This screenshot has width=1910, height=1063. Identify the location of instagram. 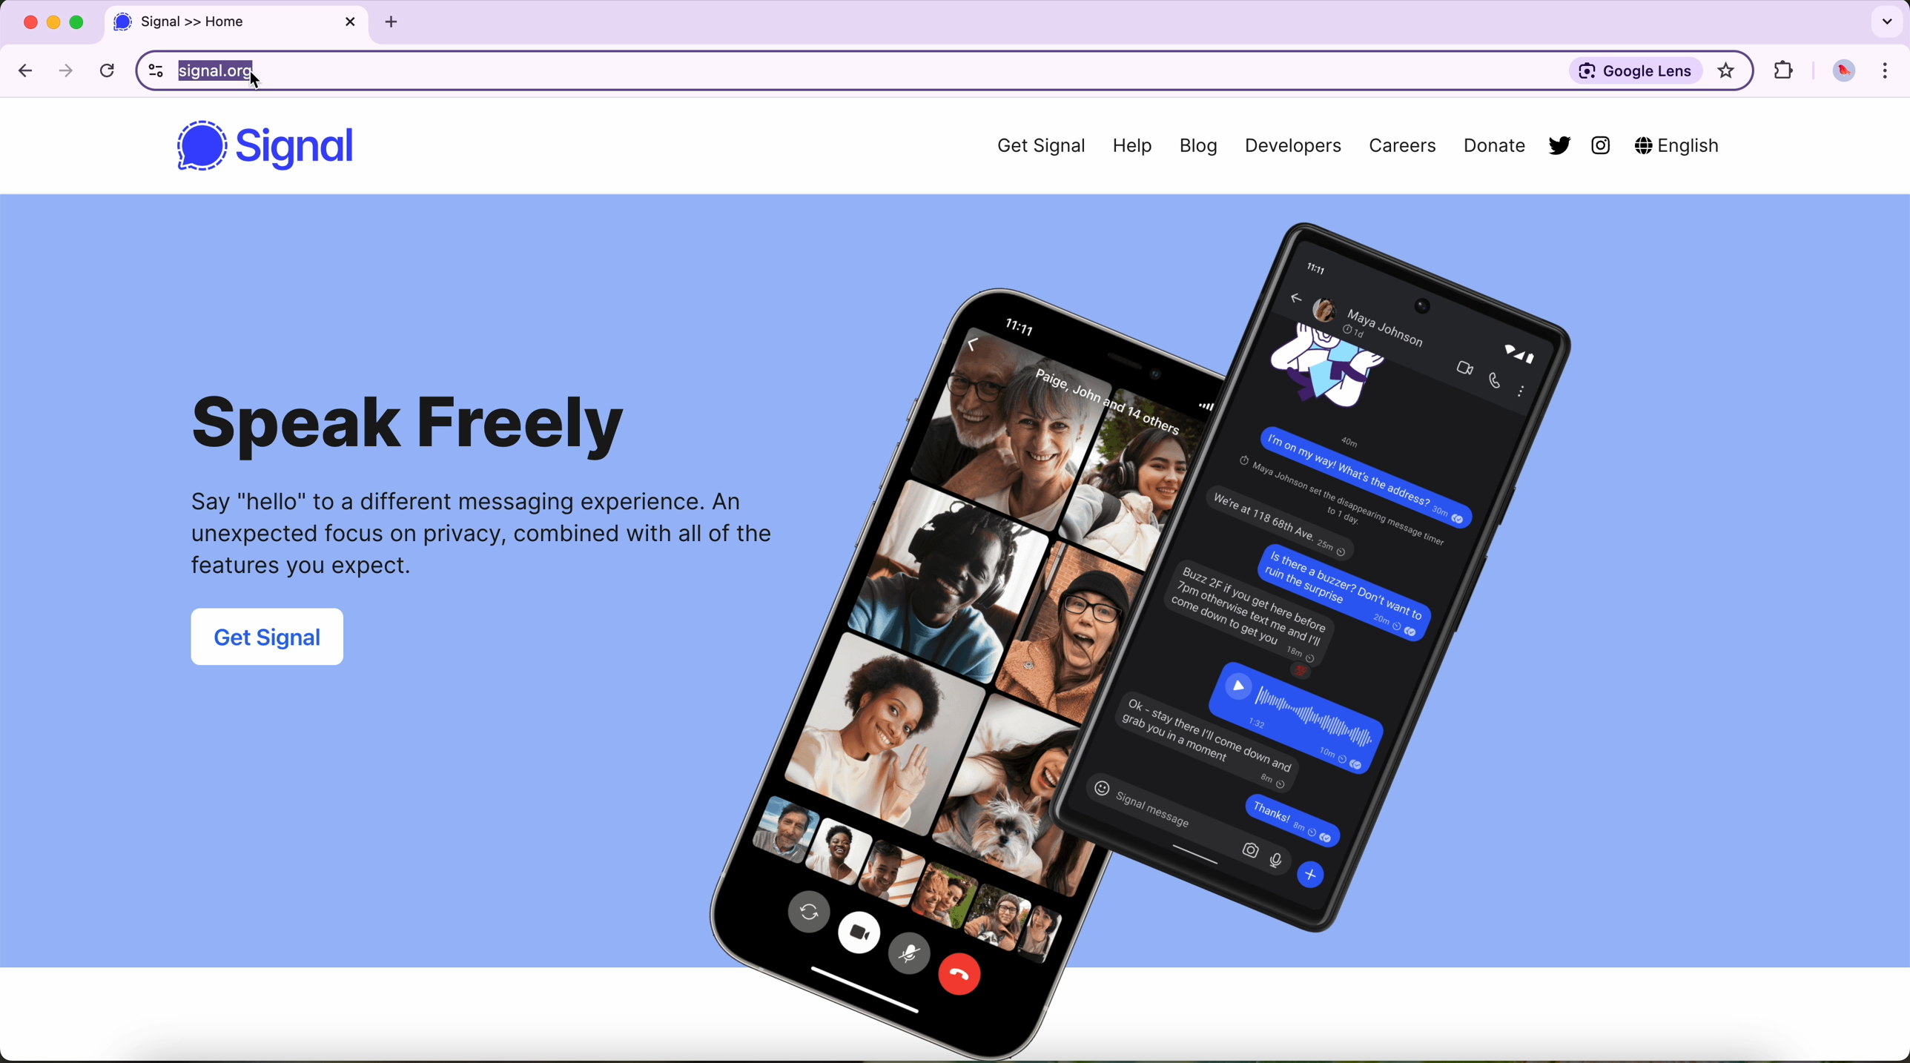
(1602, 148).